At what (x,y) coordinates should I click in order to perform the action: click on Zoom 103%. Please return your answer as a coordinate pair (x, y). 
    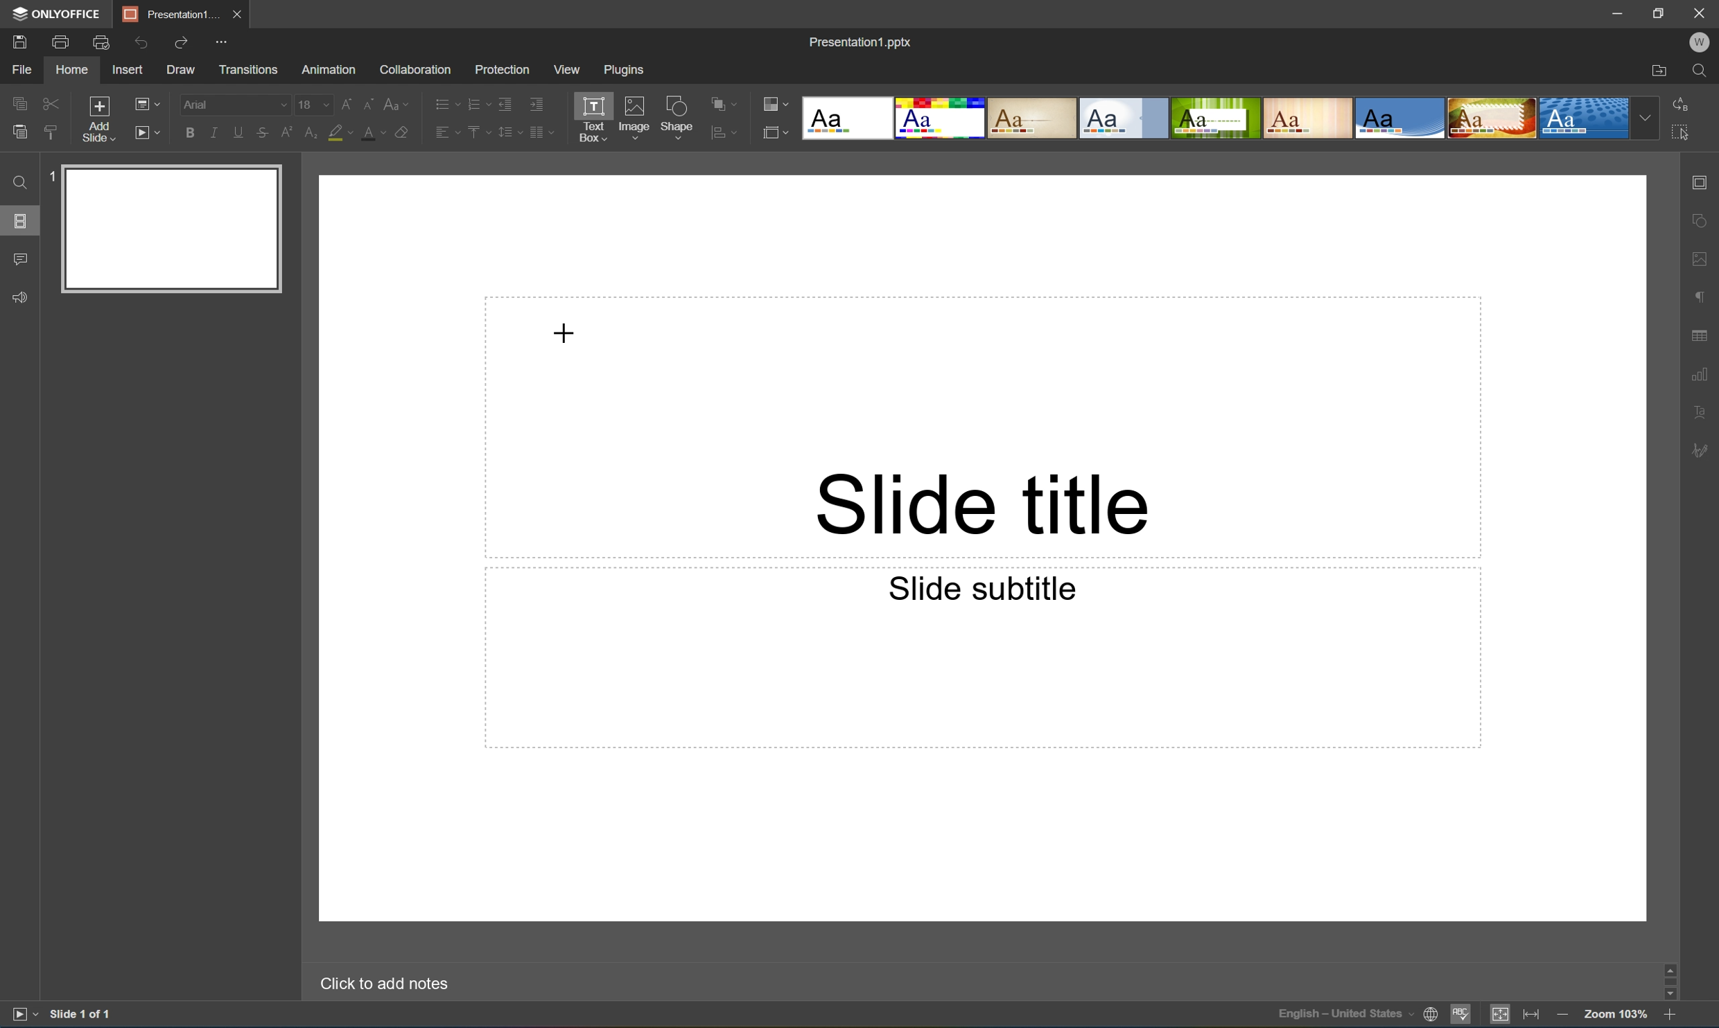
    Looking at the image, I should click on (1617, 1016).